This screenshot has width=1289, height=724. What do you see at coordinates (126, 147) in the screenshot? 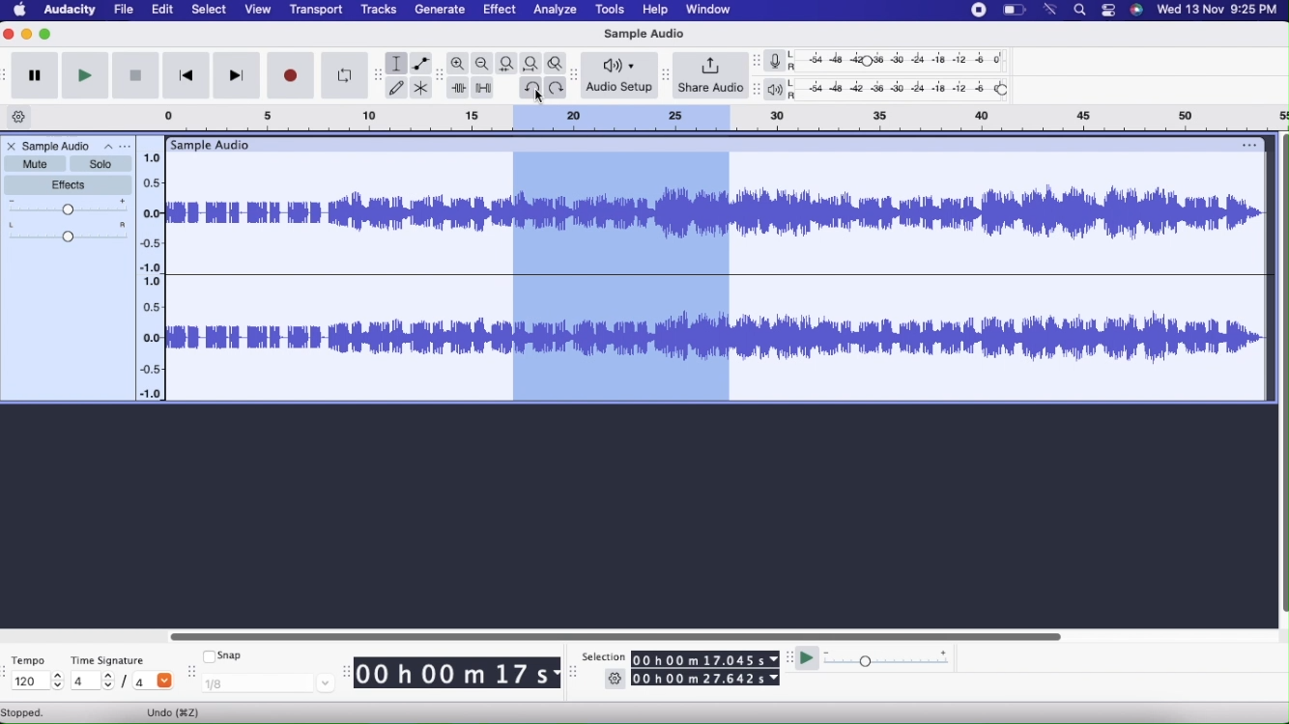
I see `more options` at bounding box center [126, 147].